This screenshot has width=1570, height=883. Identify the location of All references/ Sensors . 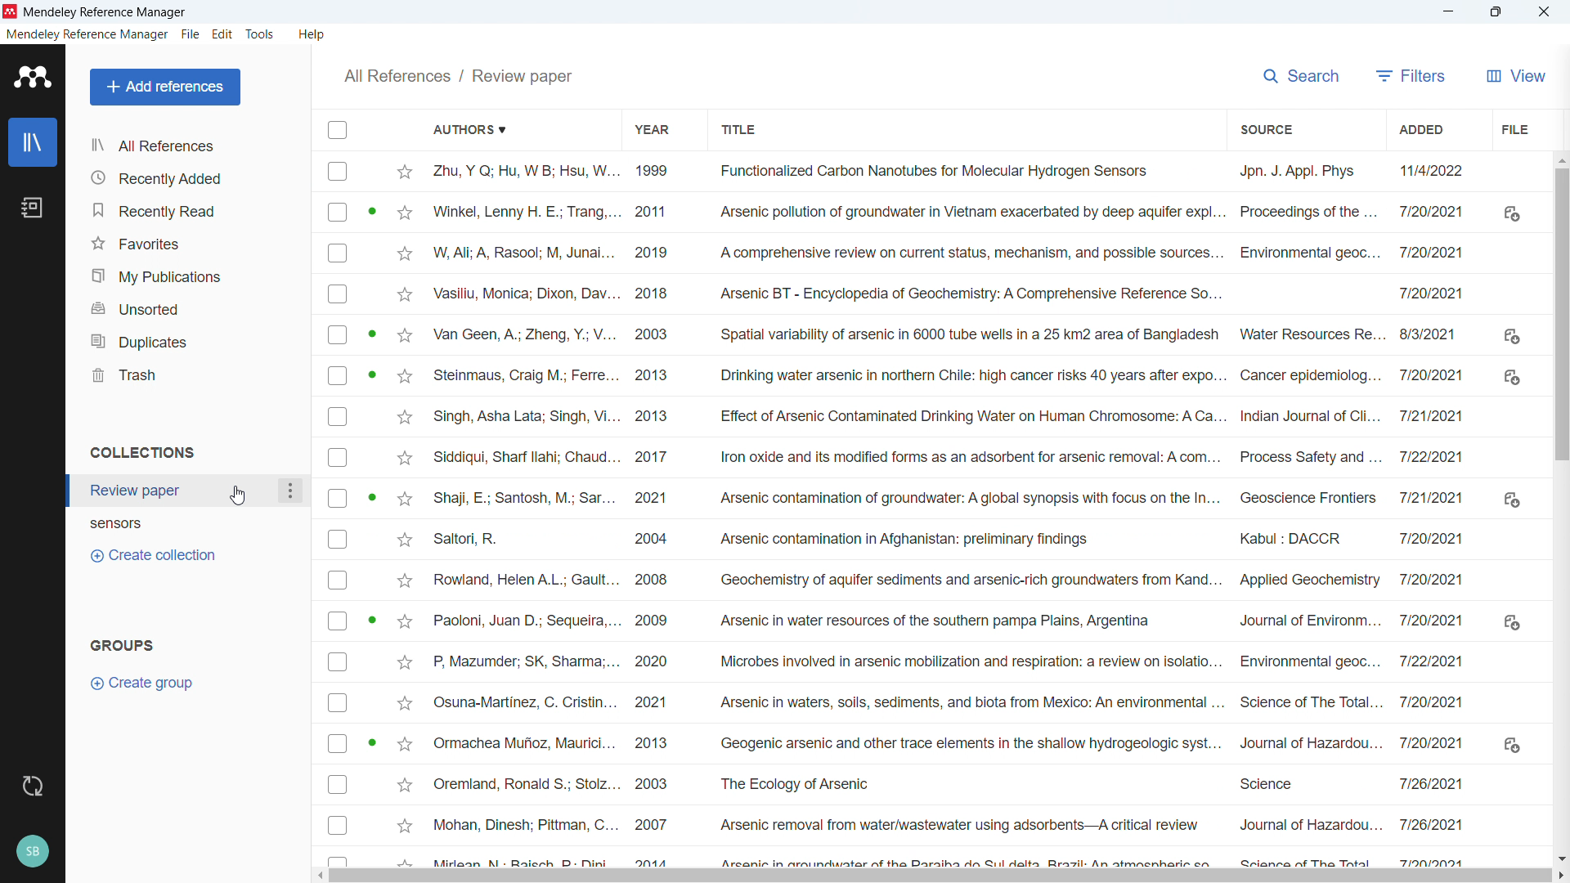
(466, 74).